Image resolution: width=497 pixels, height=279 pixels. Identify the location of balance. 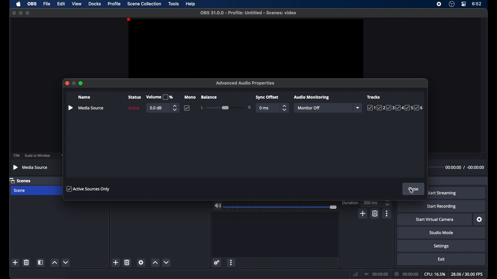
(209, 97).